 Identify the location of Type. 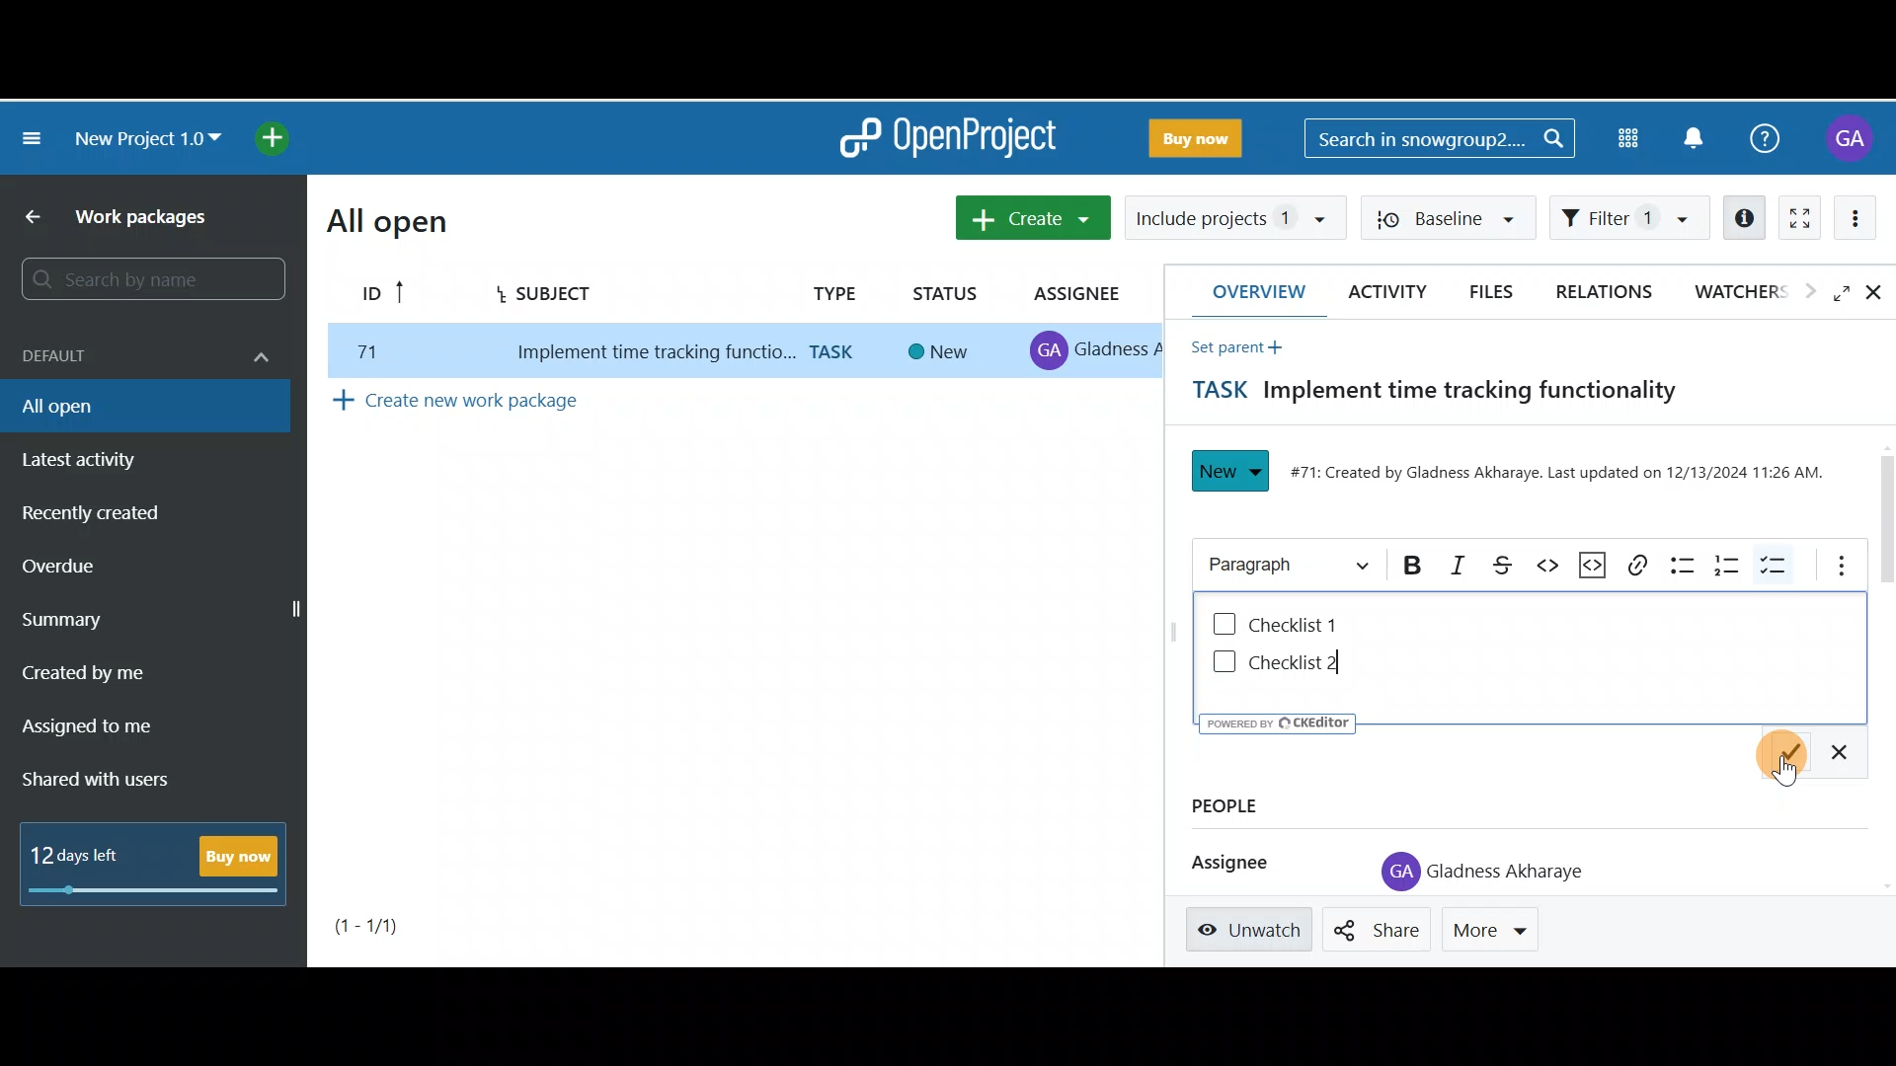
(830, 291).